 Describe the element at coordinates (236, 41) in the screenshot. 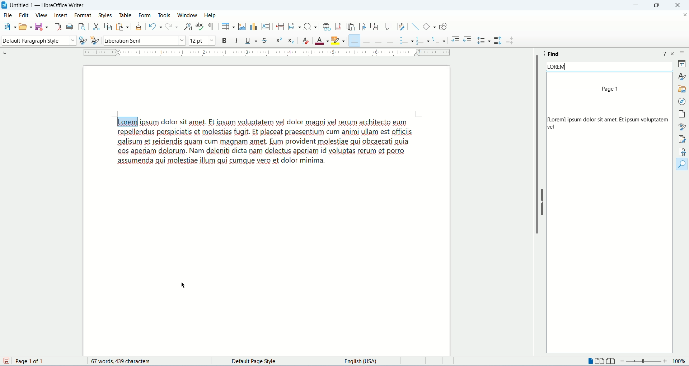

I see `italics` at that location.